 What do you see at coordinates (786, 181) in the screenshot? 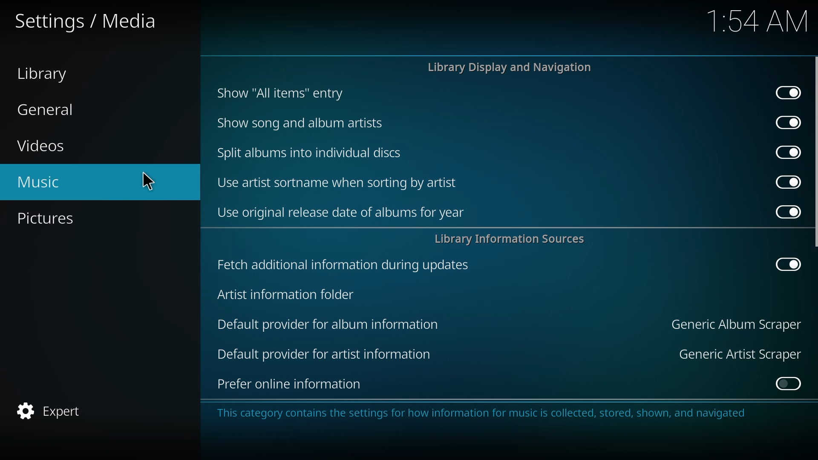
I see `enabled` at bounding box center [786, 181].